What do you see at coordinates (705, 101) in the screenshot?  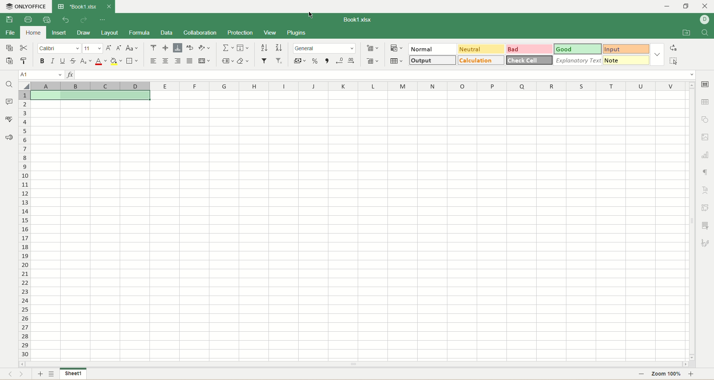 I see `table` at bounding box center [705, 101].